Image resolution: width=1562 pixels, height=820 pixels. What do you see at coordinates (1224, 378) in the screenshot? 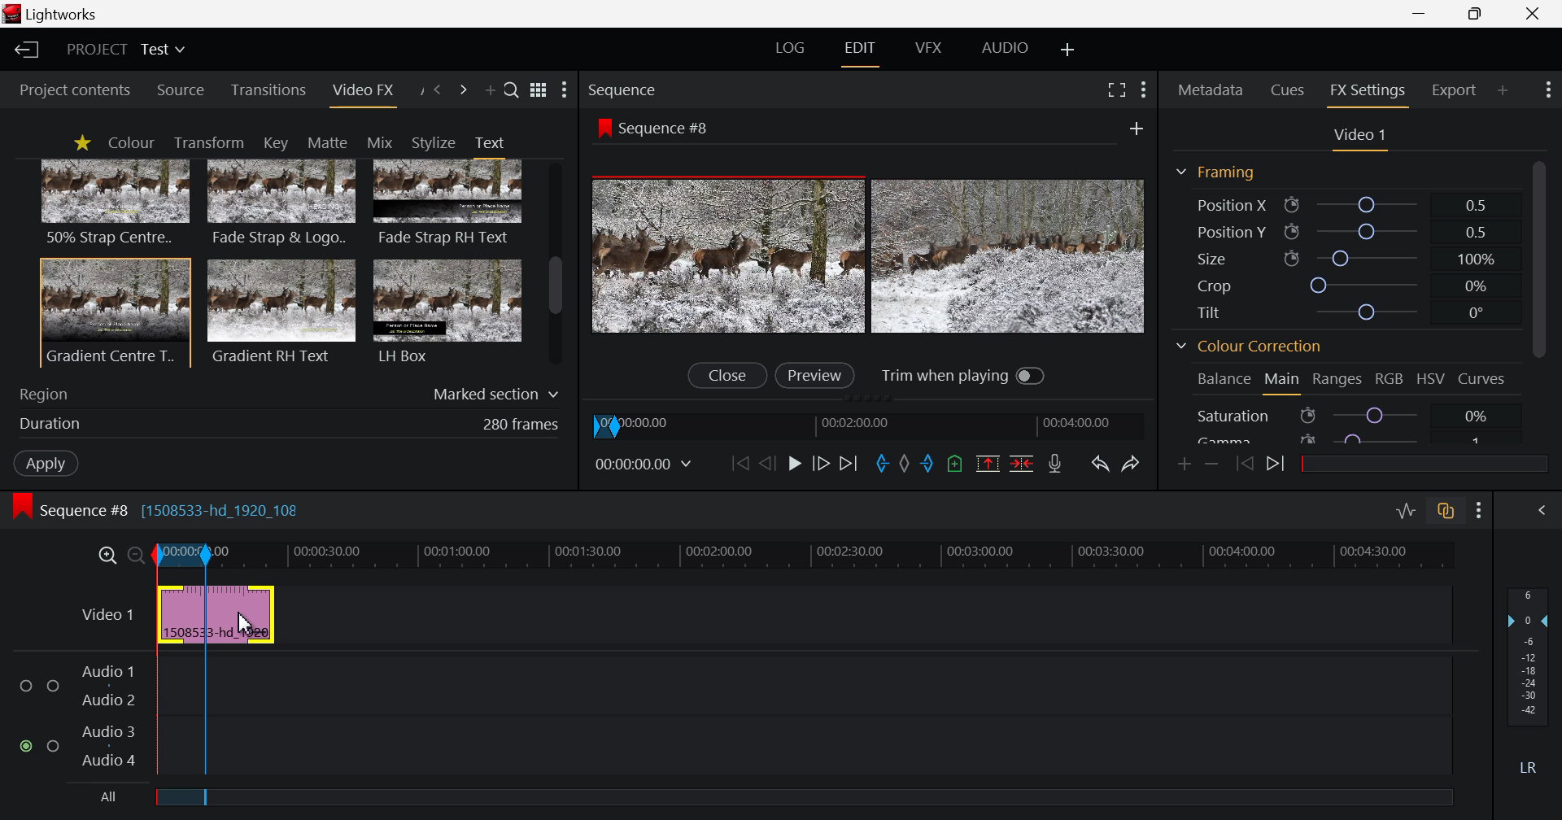
I see `Balance` at bounding box center [1224, 378].